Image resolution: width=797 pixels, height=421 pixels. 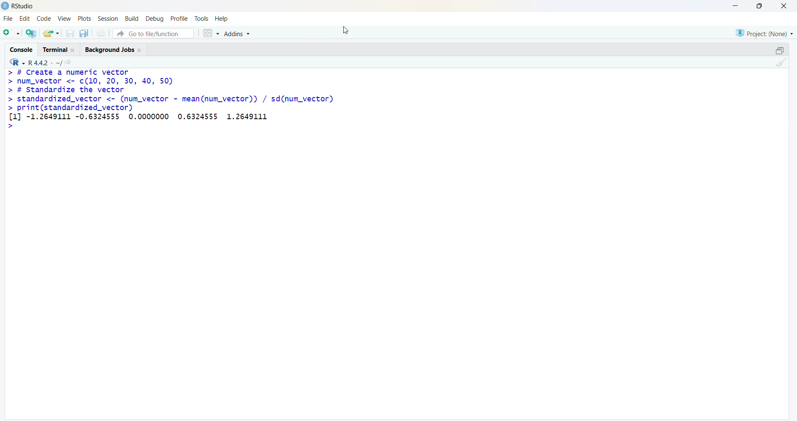 I want to click on addins, so click(x=237, y=34).